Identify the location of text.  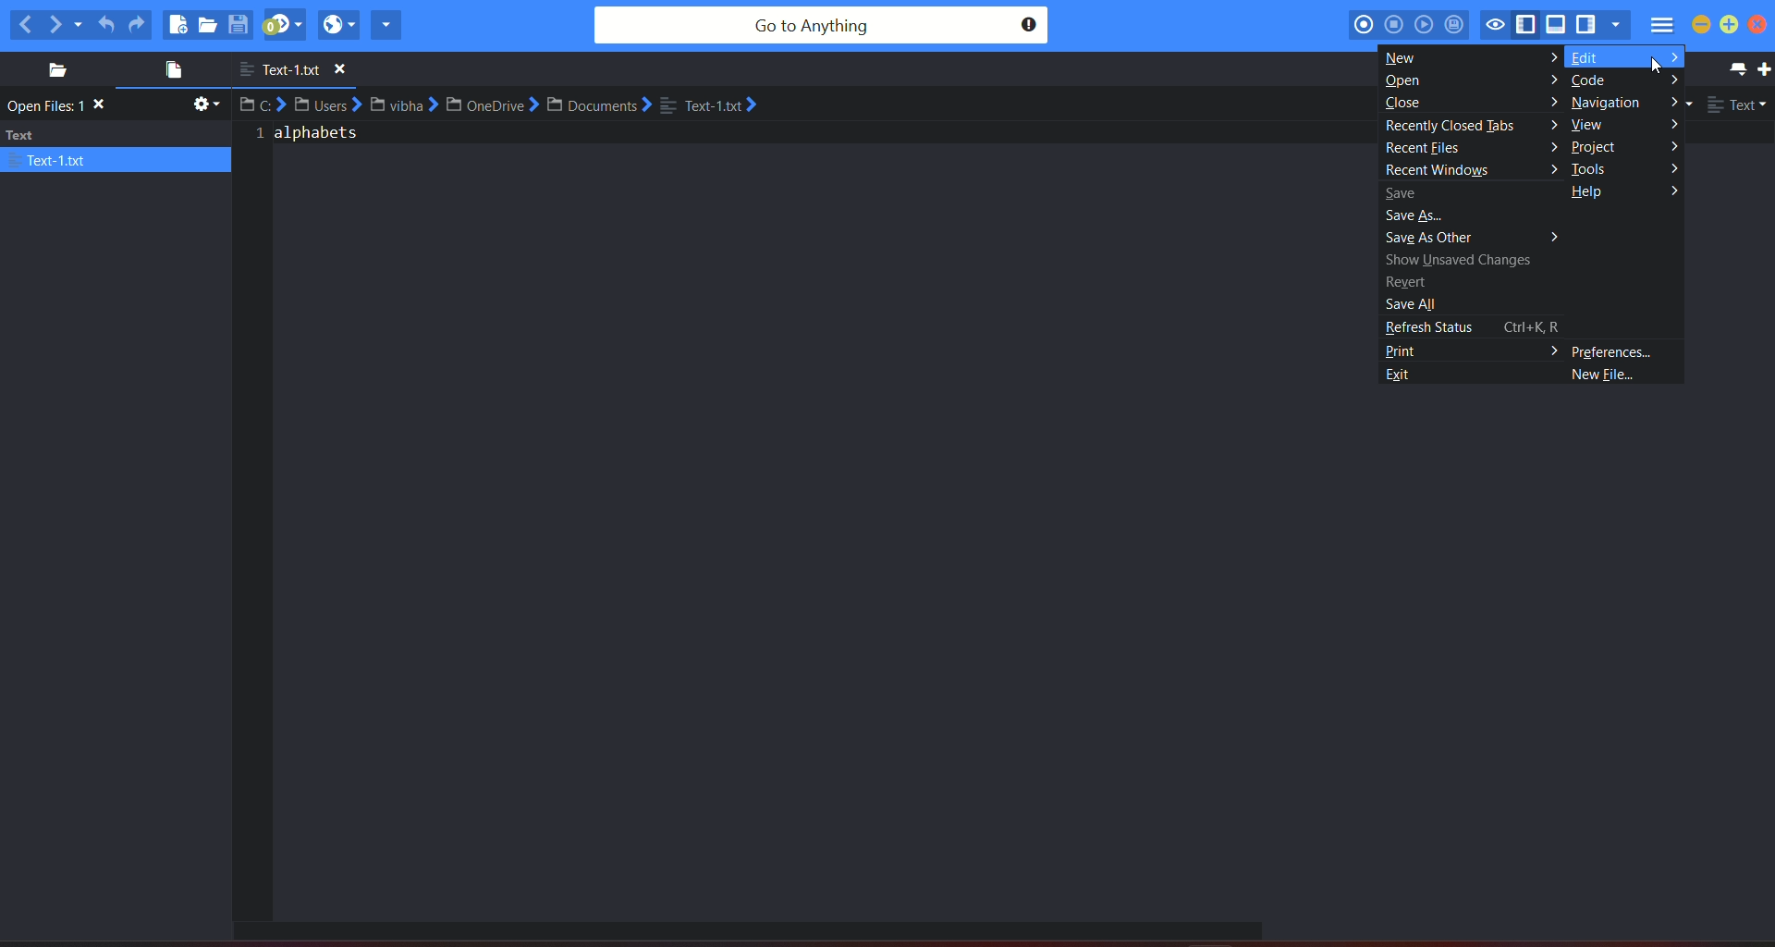
(61, 106).